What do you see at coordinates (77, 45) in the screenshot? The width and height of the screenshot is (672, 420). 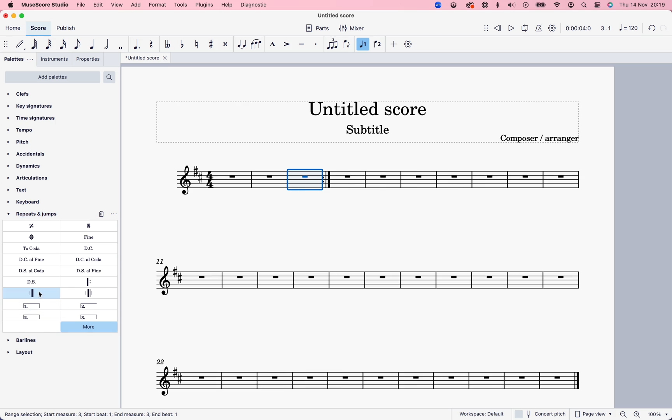 I see `eight note` at bounding box center [77, 45].